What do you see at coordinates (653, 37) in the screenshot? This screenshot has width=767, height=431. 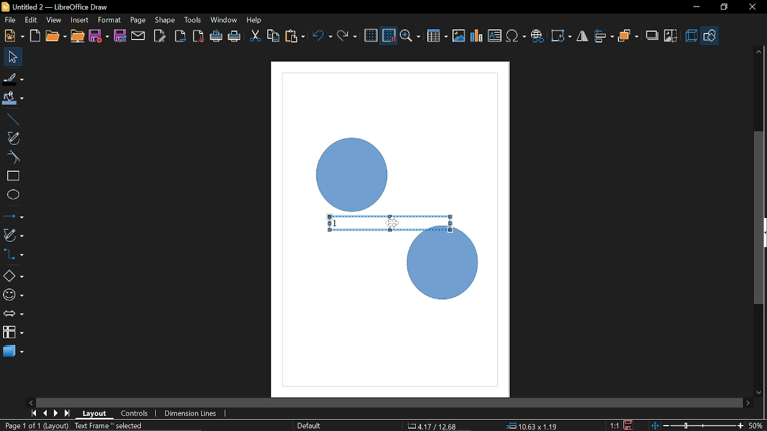 I see `Shadow` at bounding box center [653, 37].